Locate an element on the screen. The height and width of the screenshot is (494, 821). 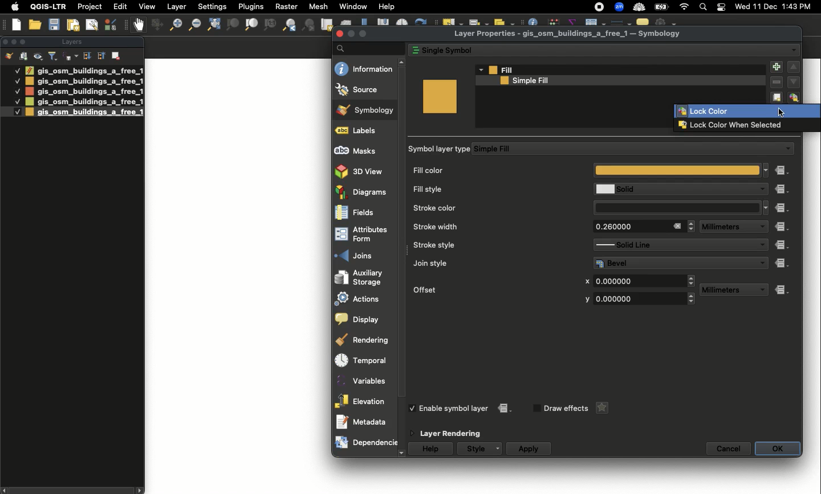
Stroke style is located at coordinates (491, 245).